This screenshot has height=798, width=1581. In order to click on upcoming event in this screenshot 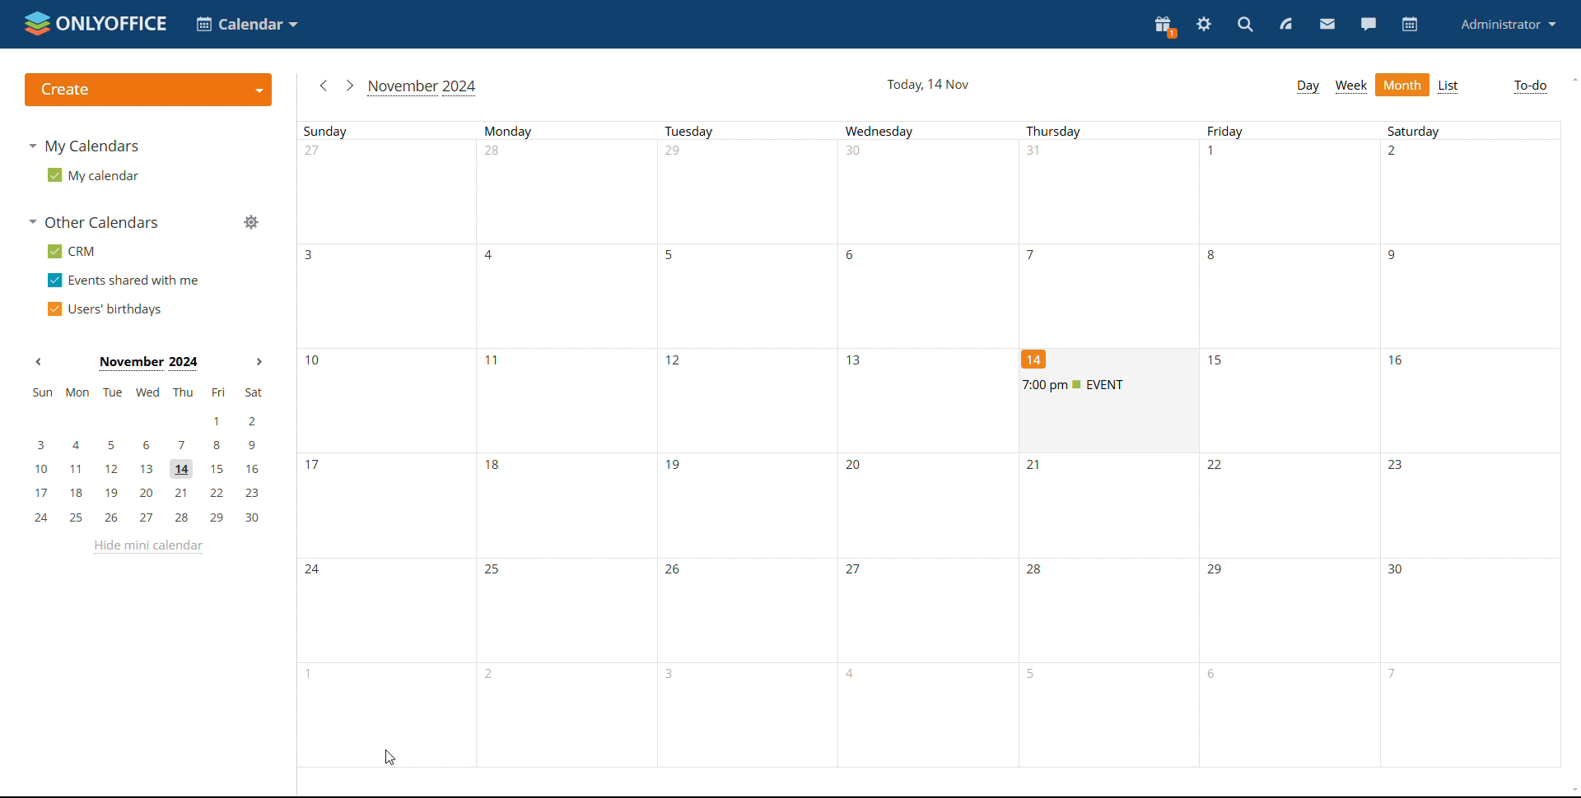, I will do `click(1106, 383)`.